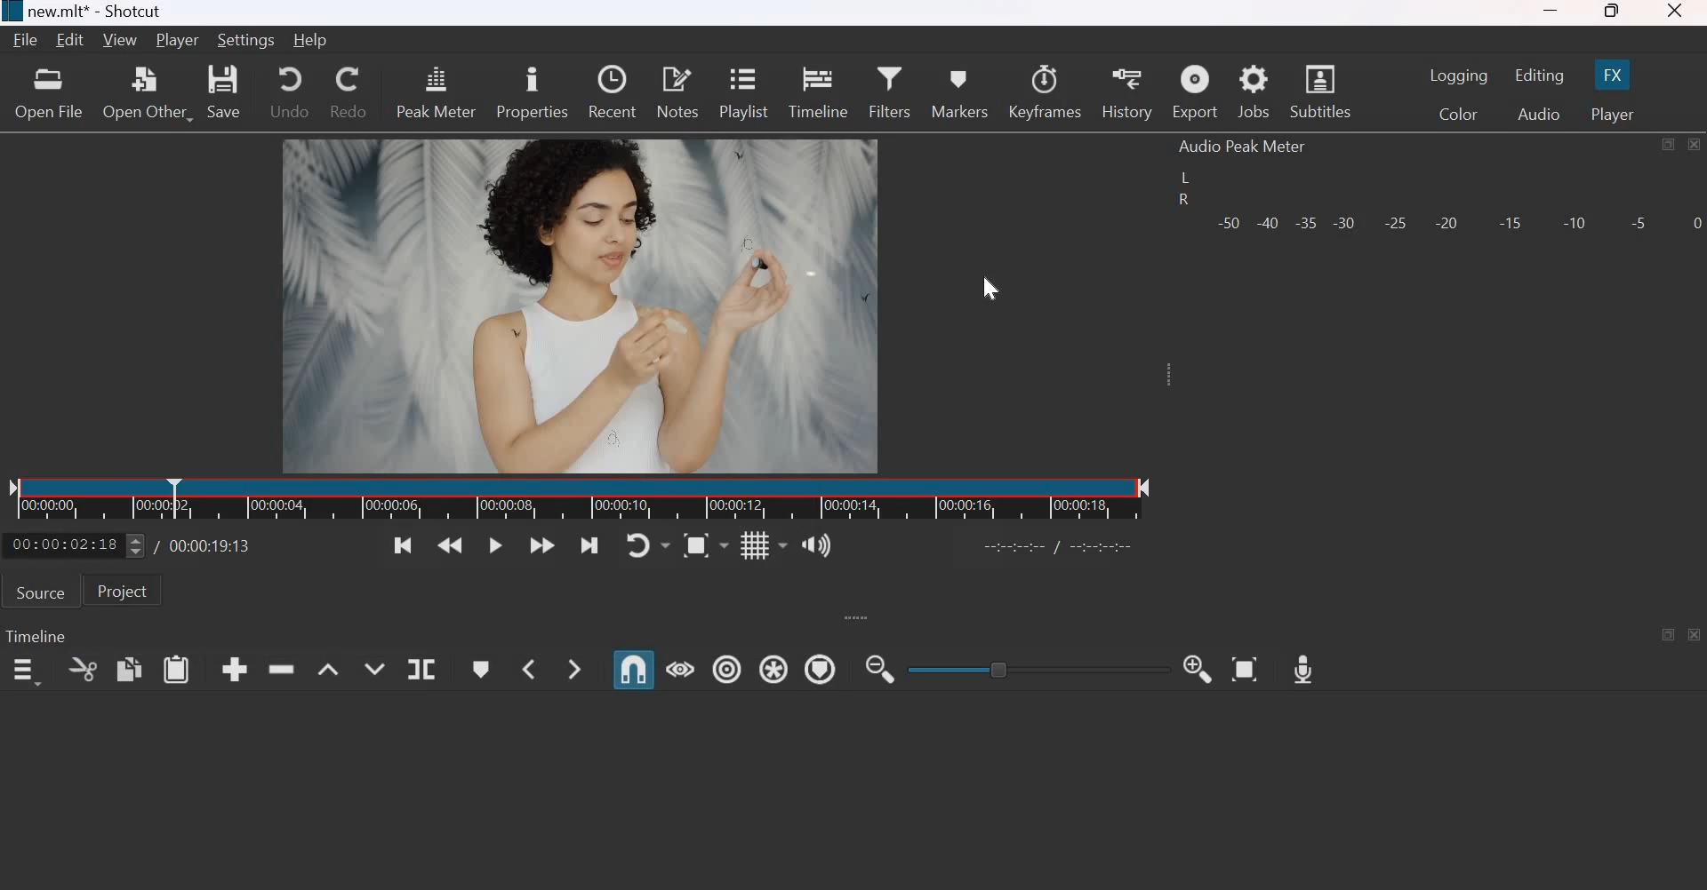 The image size is (1707, 890). What do you see at coordinates (727, 667) in the screenshot?
I see `Ripple` at bounding box center [727, 667].